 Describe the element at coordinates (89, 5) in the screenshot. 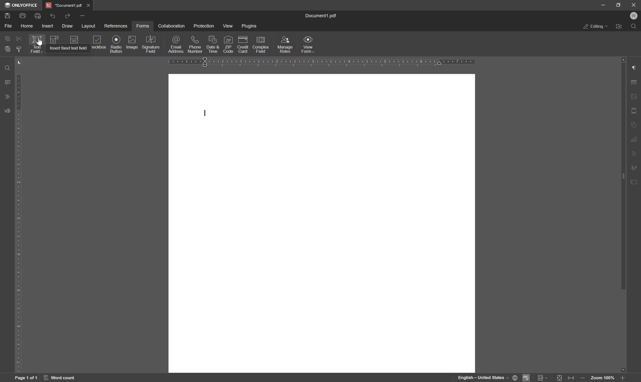

I see `close` at that location.